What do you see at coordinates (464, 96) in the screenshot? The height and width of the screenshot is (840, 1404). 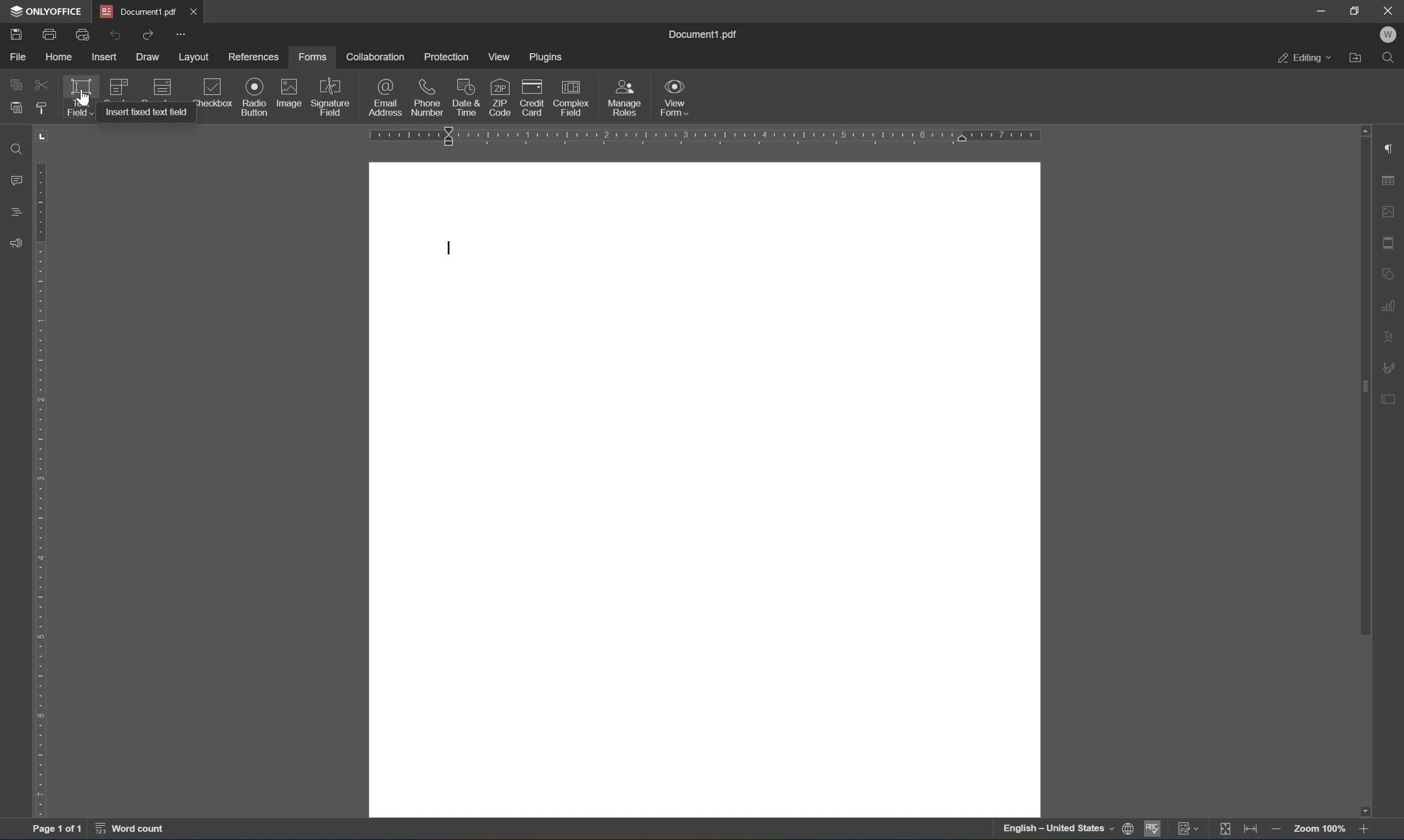 I see `date & time` at bounding box center [464, 96].